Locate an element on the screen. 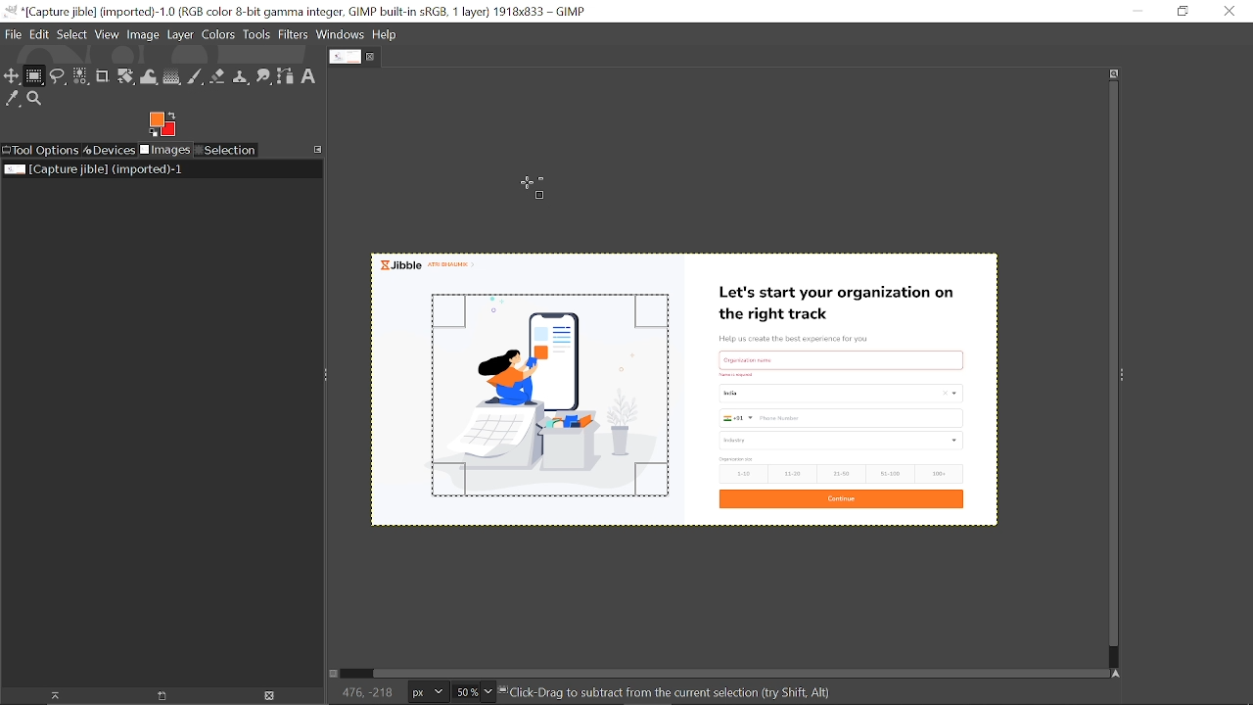 The image size is (1253, 705). Selected part of the image is located at coordinates (534, 409).